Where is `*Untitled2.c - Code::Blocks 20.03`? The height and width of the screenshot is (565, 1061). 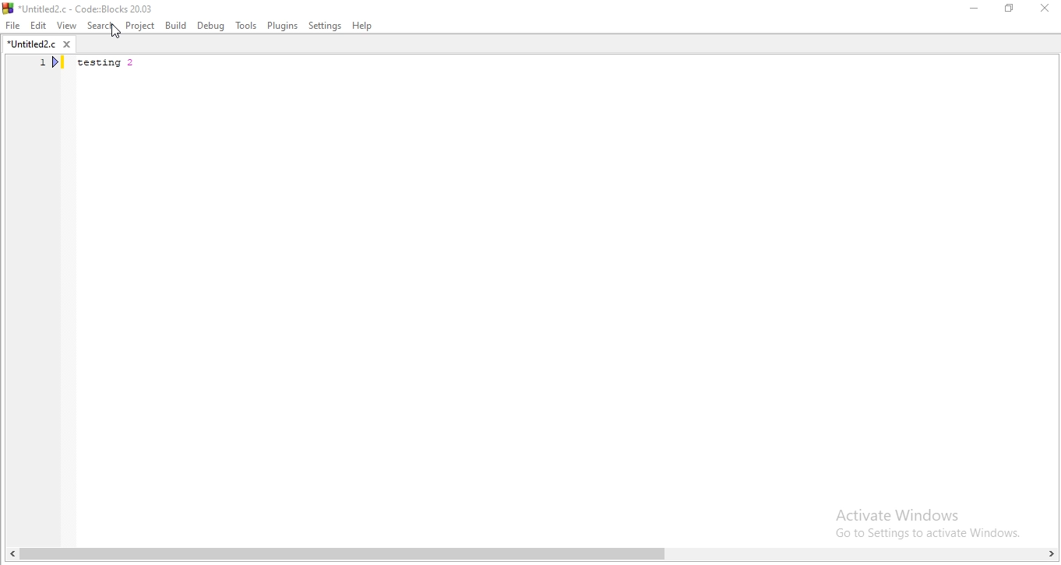
*Untitled2.c - Code::Blocks 20.03 is located at coordinates (94, 7).